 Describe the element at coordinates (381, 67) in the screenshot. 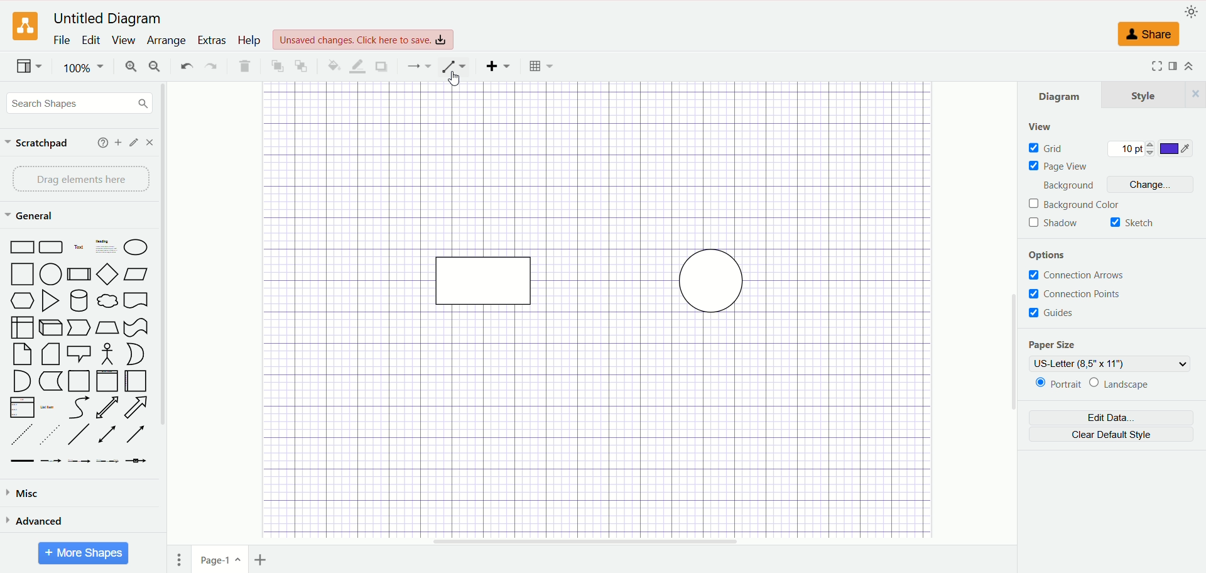

I see `shadow` at that location.